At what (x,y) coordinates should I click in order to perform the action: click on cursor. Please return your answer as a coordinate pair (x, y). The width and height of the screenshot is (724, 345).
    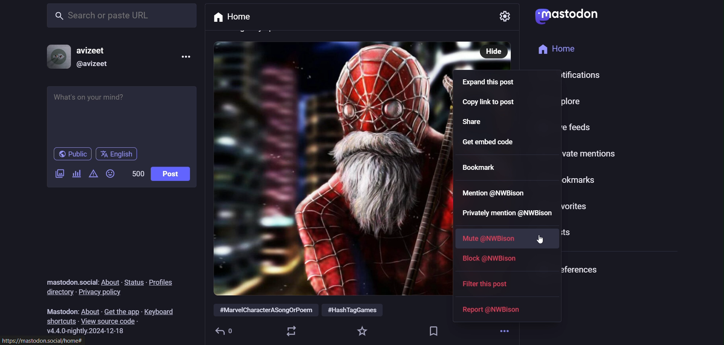
    Looking at the image, I should click on (540, 239).